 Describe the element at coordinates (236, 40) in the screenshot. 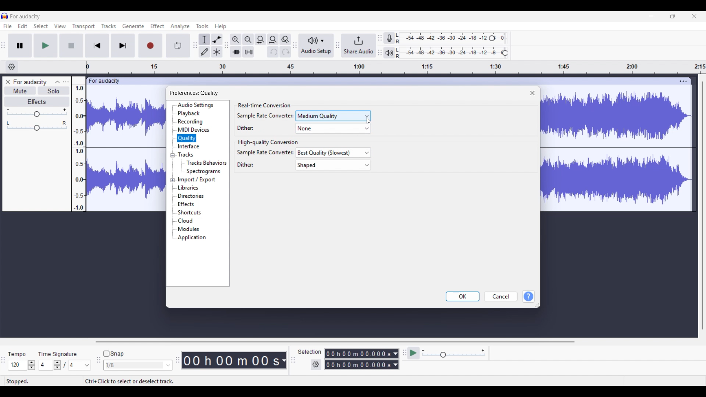

I see `Zoom in` at that location.